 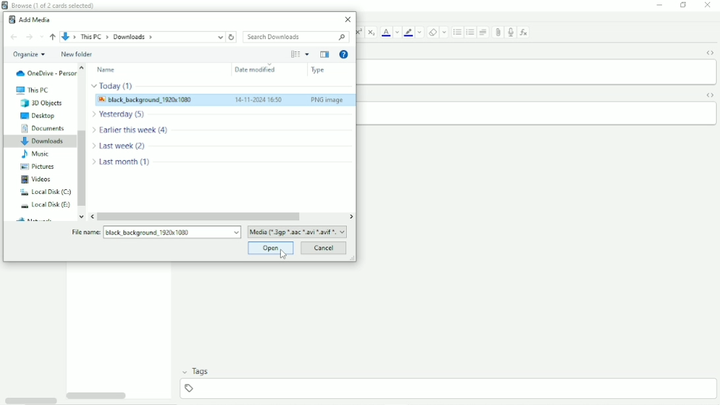 What do you see at coordinates (712, 53) in the screenshot?
I see `Toggle HTML Editor` at bounding box center [712, 53].